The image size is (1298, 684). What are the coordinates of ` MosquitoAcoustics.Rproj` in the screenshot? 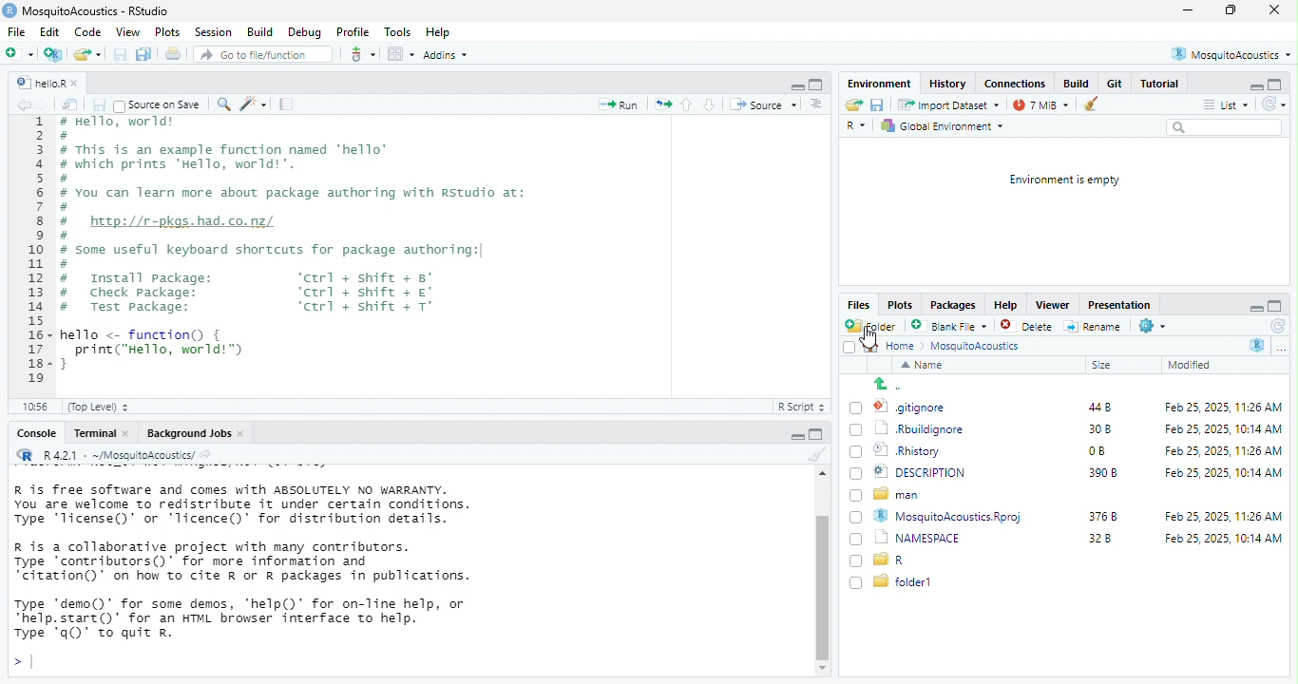 It's located at (955, 516).